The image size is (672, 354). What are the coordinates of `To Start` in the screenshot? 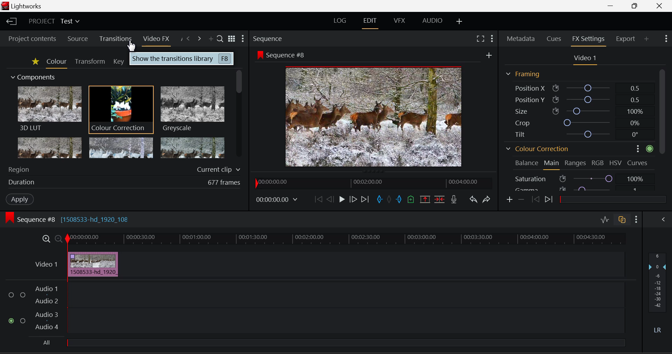 It's located at (318, 200).